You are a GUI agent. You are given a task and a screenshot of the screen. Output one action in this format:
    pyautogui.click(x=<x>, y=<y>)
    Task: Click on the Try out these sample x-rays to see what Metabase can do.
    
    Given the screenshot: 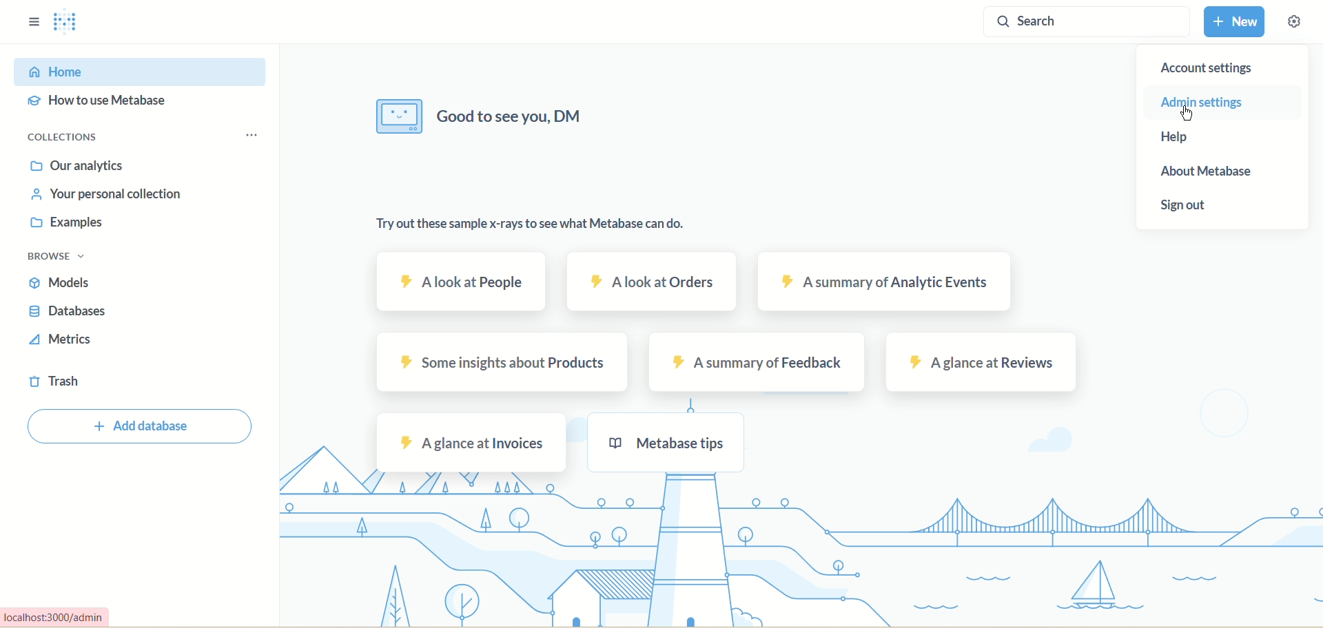 What is the action you would take?
    pyautogui.click(x=531, y=224)
    